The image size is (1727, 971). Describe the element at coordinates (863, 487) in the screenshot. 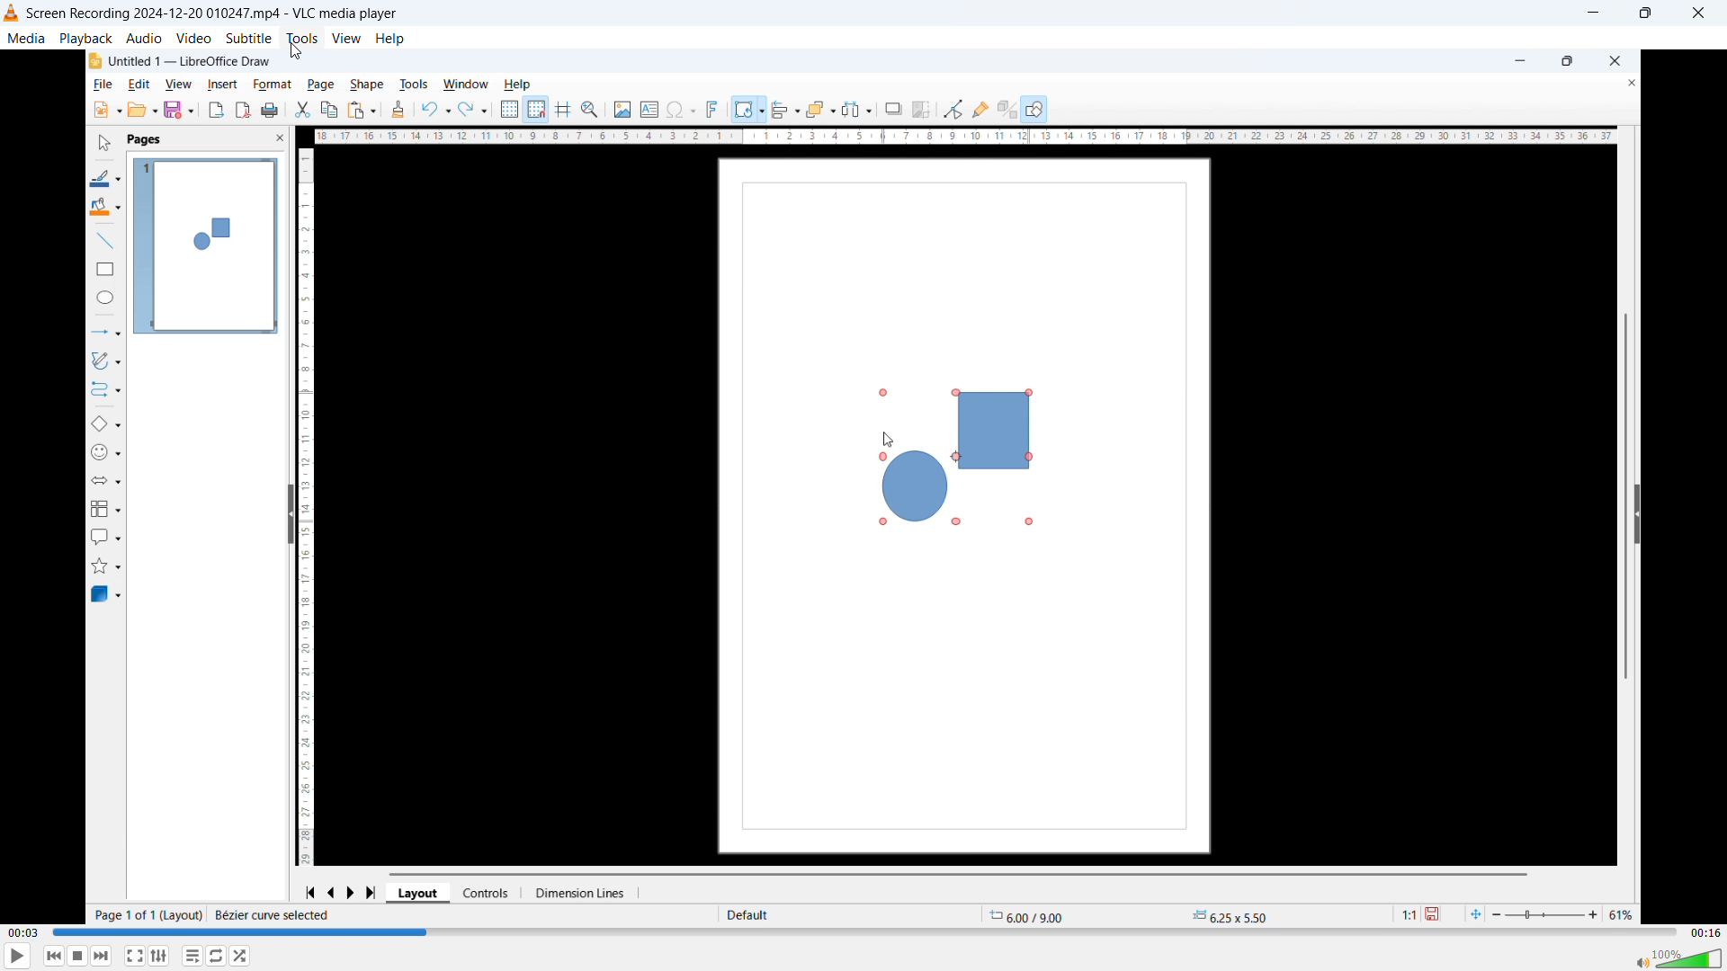

I see `Video playback ` at that location.